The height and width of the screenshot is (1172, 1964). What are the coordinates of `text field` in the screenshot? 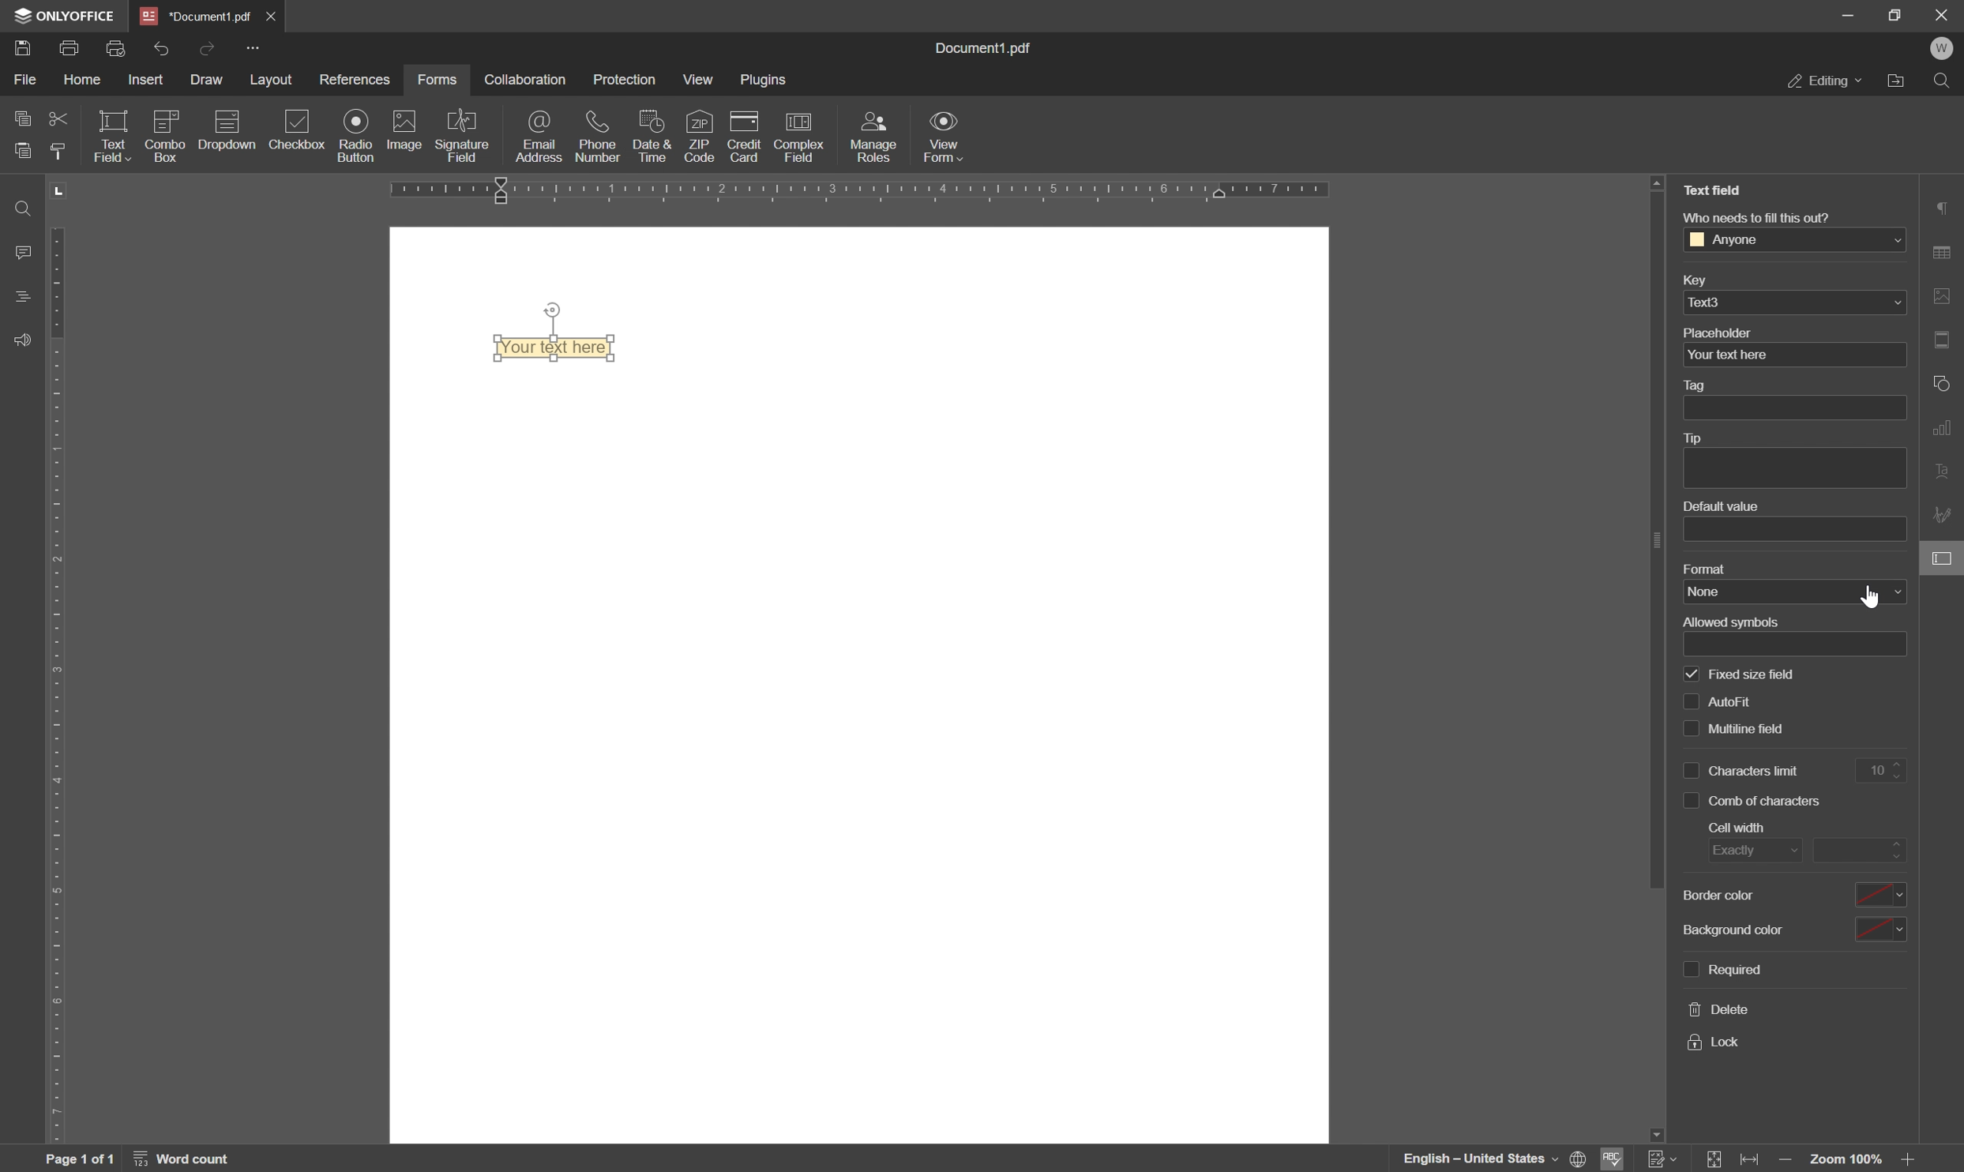 It's located at (1713, 190).